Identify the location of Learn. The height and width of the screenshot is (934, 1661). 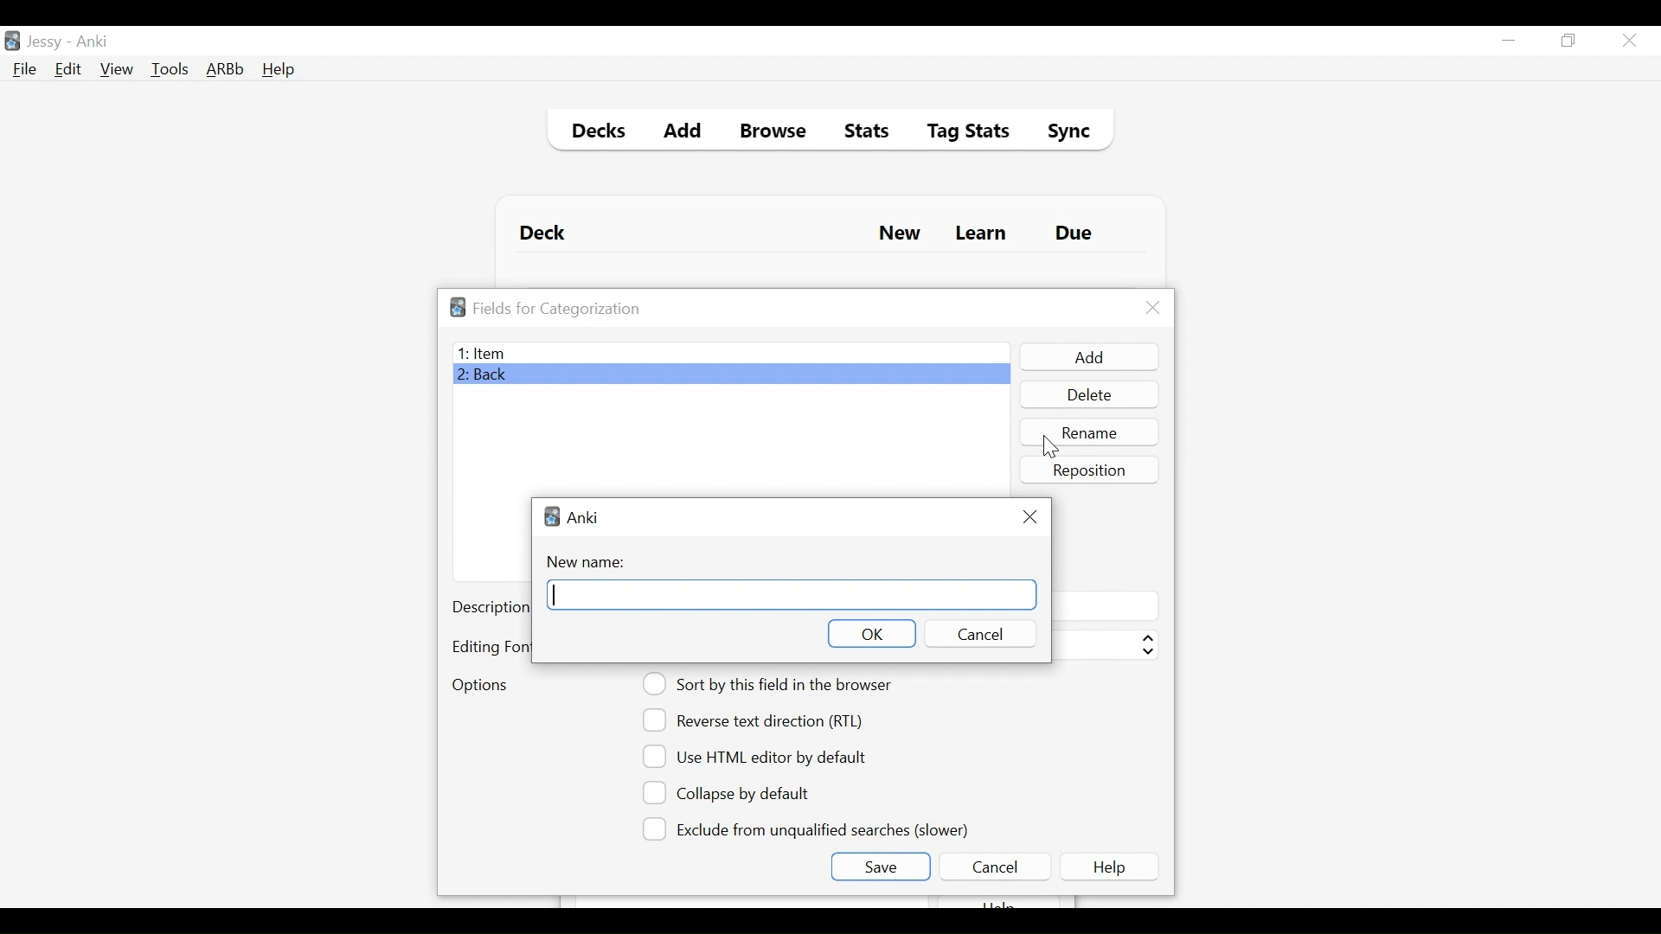
(980, 234).